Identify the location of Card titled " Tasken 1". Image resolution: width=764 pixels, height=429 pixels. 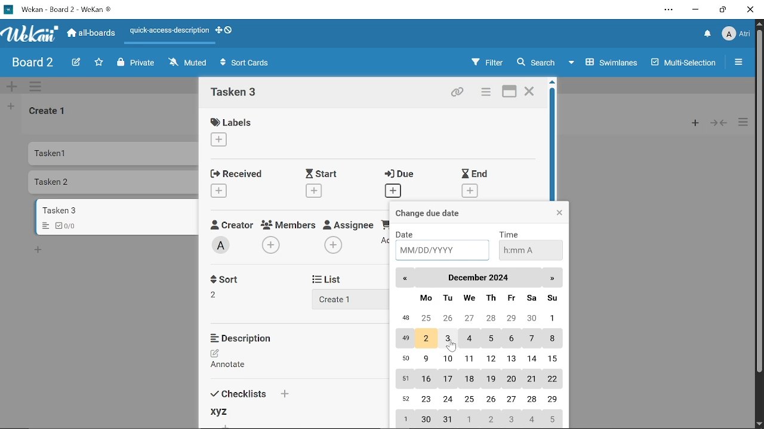
(115, 153).